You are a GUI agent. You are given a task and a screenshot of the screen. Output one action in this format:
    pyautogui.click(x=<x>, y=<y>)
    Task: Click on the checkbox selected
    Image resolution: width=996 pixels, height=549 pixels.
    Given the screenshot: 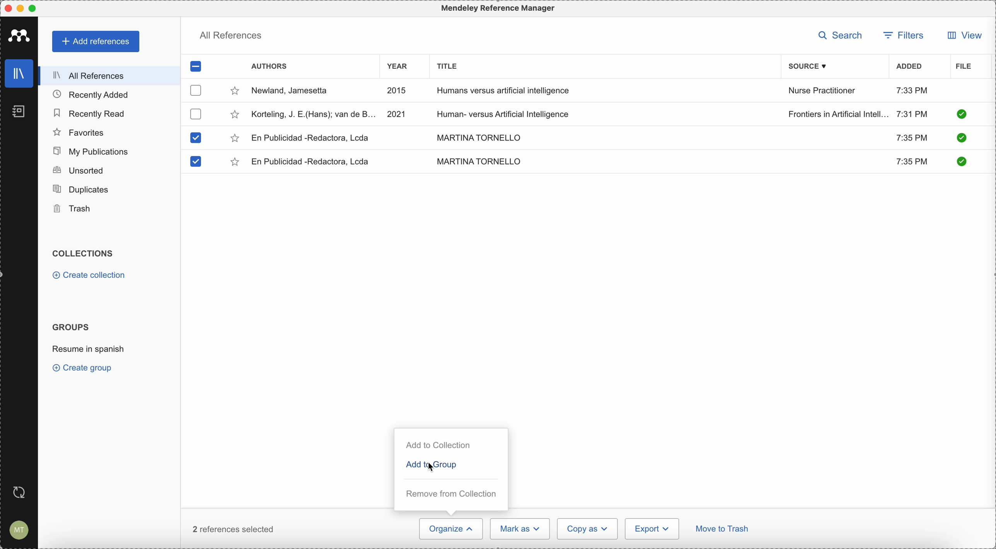 What is the action you would take?
    pyautogui.click(x=196, y=138)
    